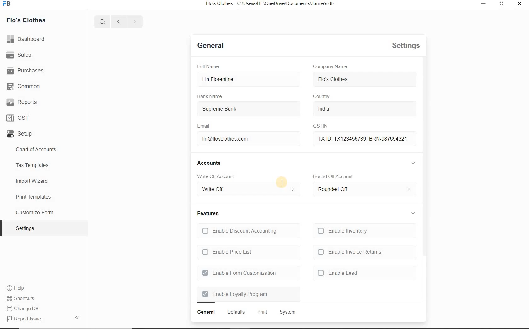 Image resolution: width=529 pixels, height=329 pixels. I want to click on Write Off Account, so click(215, 176).